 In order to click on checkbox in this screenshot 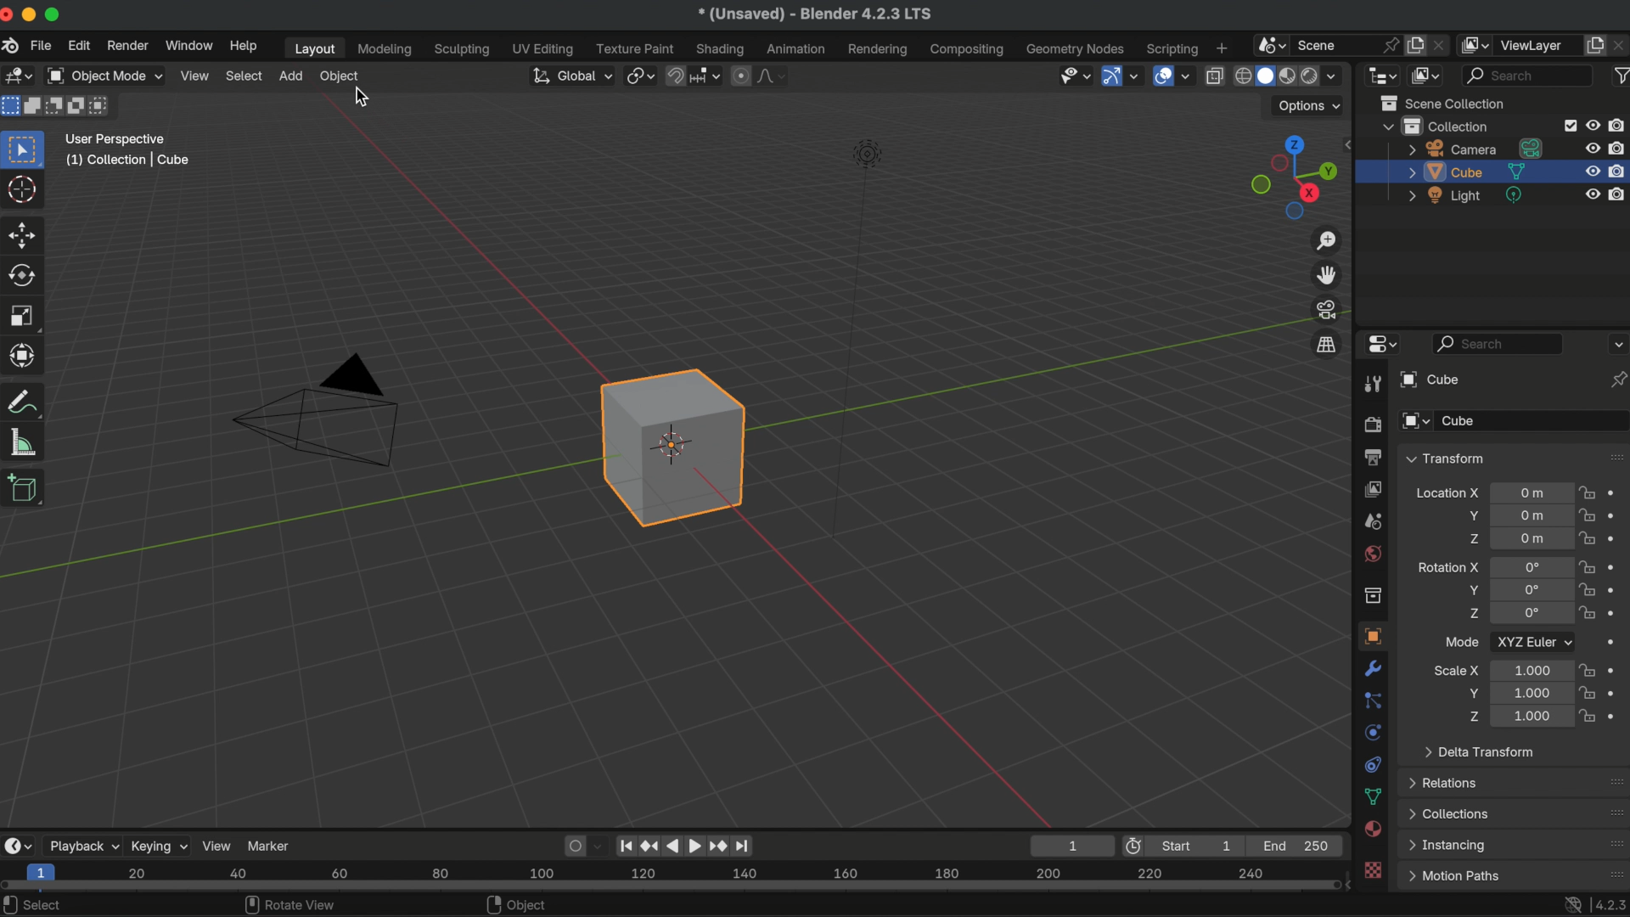, I will do `click(1567, 126)`.